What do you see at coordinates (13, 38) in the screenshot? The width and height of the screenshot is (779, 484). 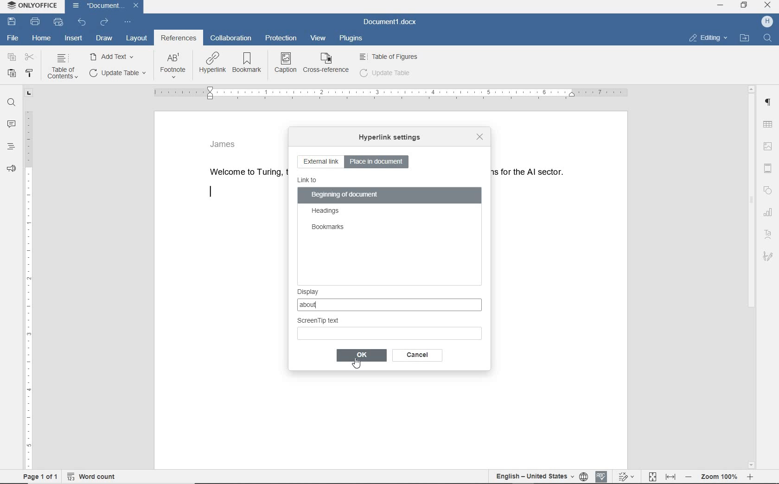 I see `file` at bounding box center [13, 38].